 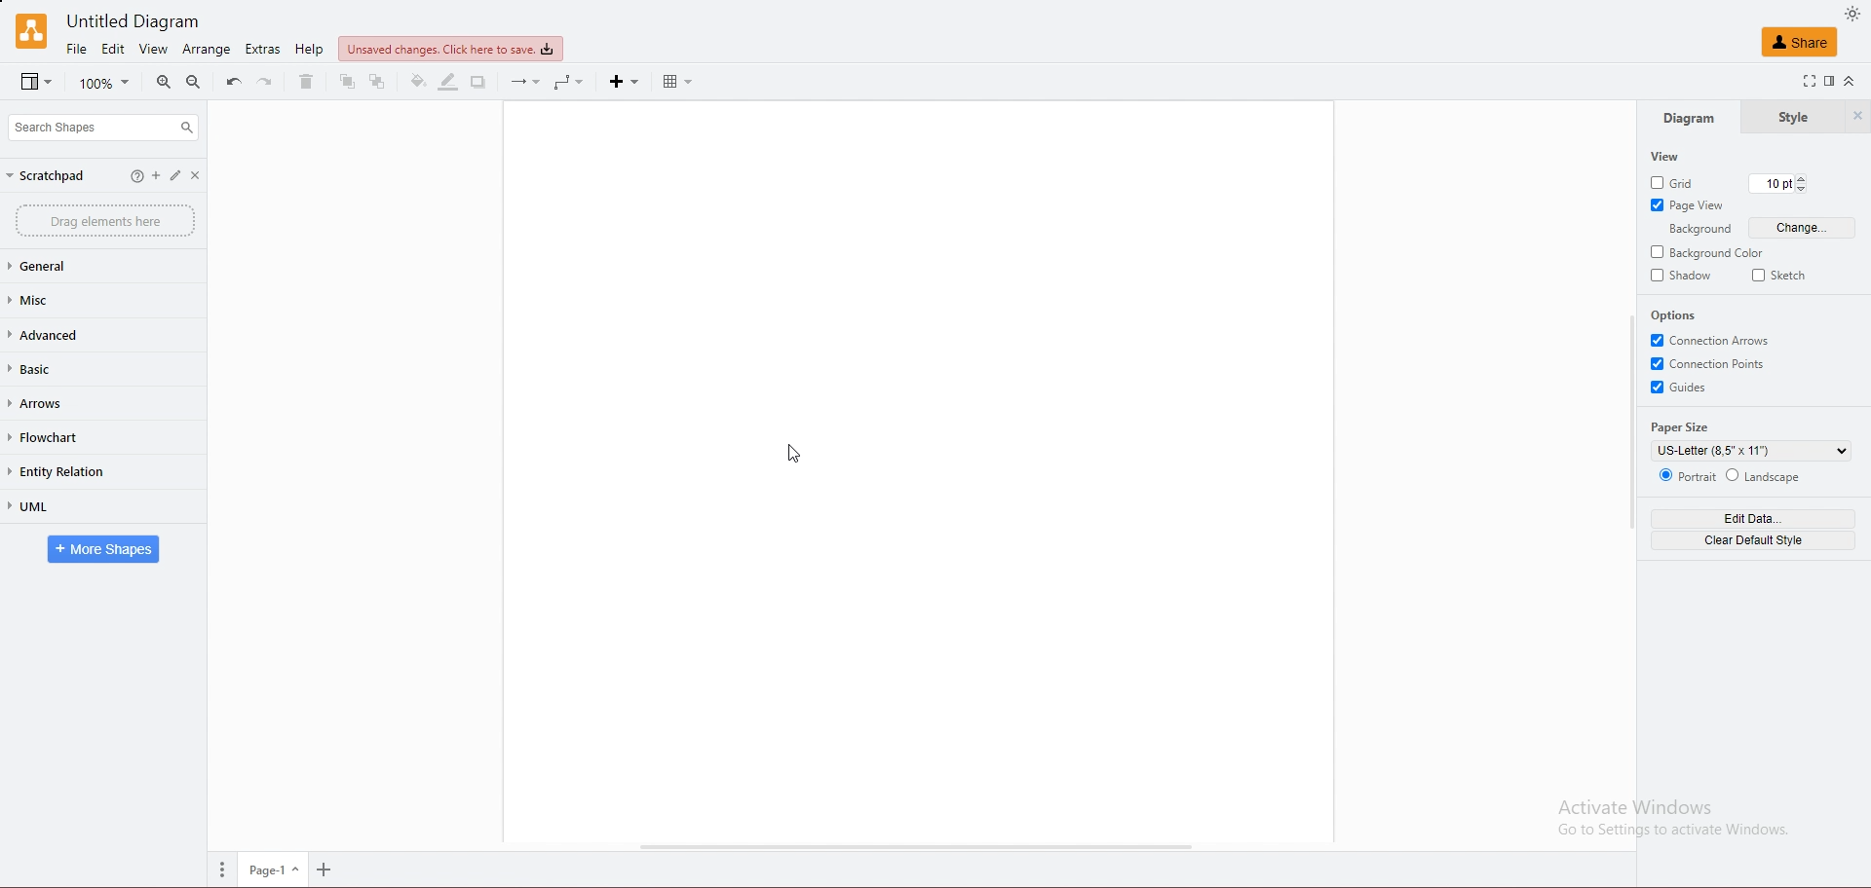 I want to click on close, so click(x=202, y=176).